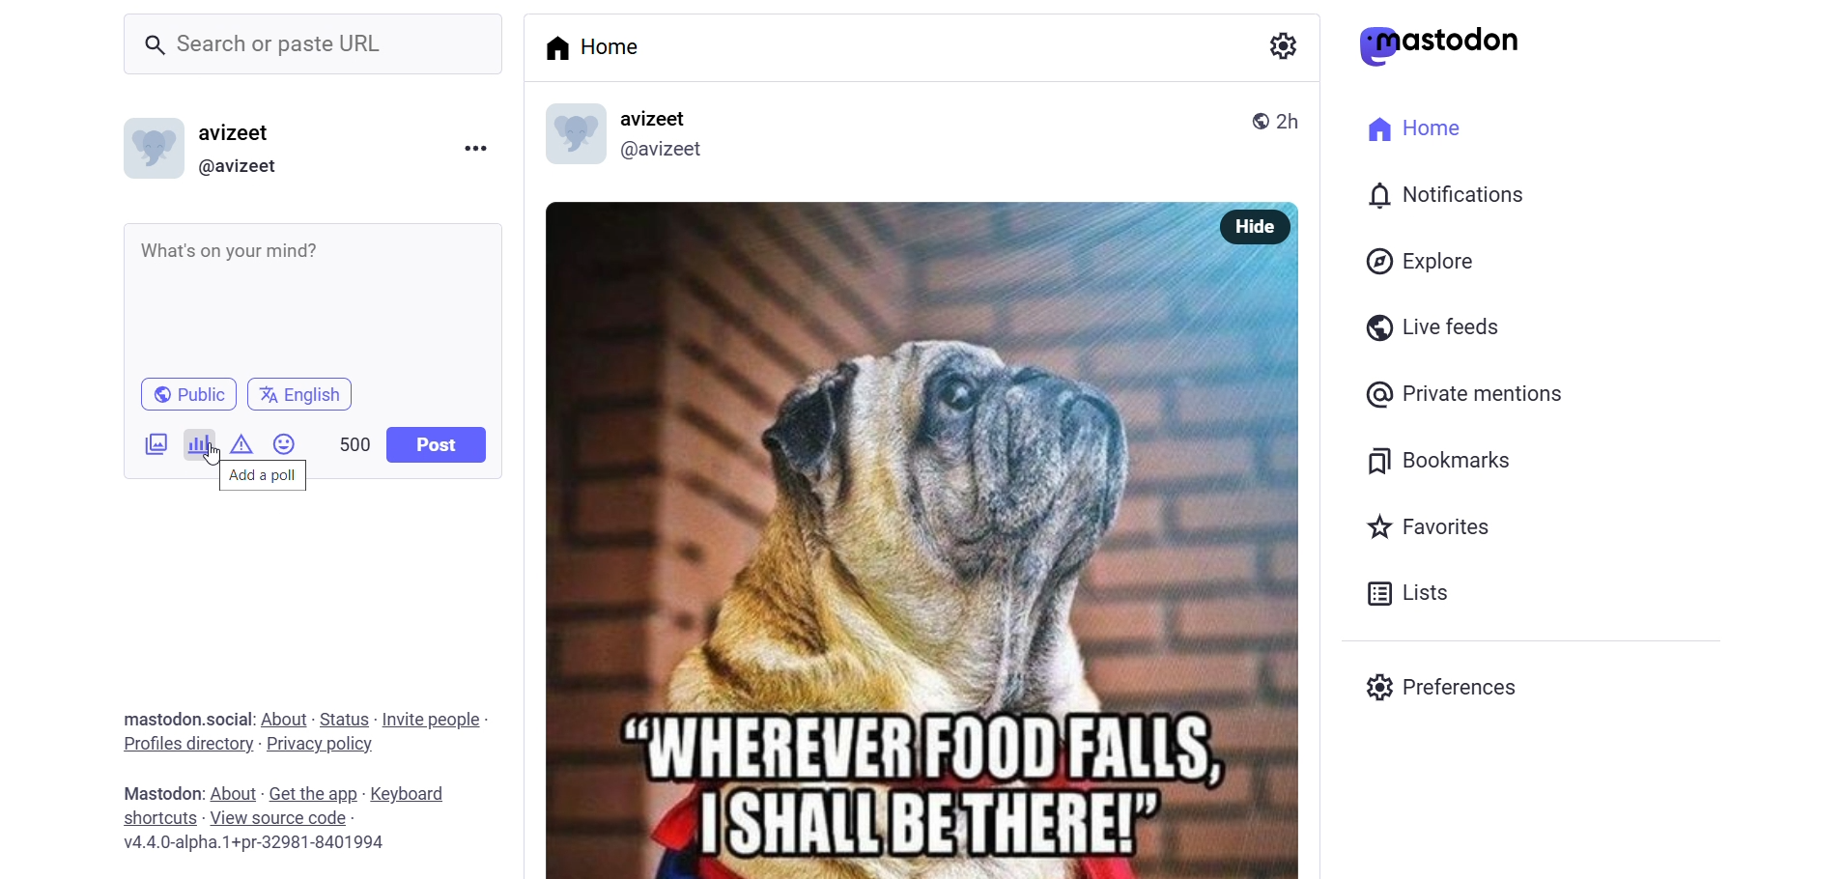 This screenshot has height=879, width=1843. I want to click on mastodon, so click(1440, 45).